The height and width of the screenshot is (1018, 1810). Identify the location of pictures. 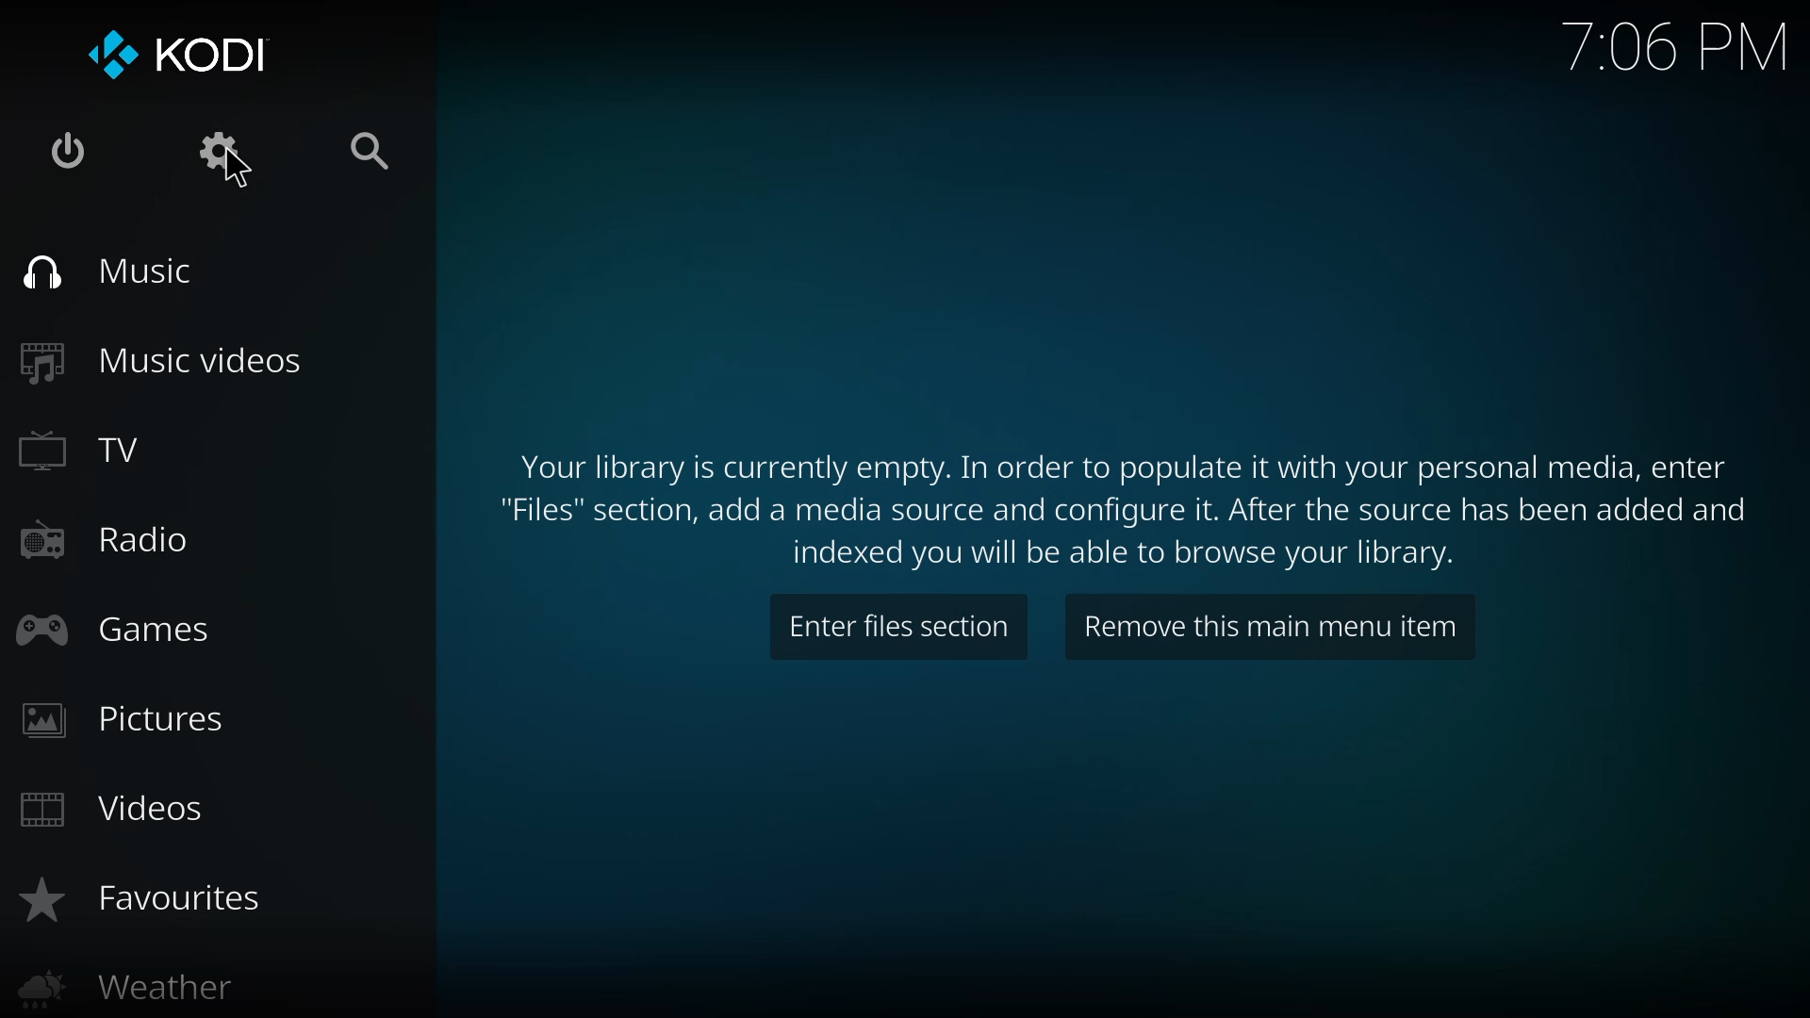
(127, 720).